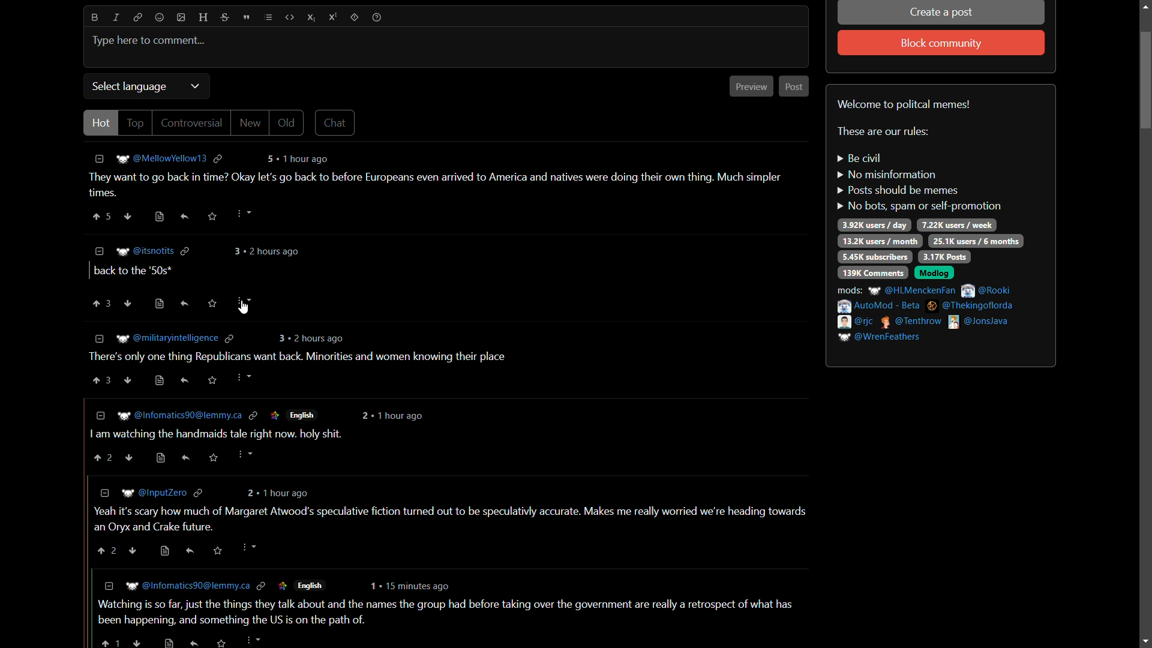 This screenshot has height=648, width=1152. What do you see at coordinates (117, 17) in the screenshot?
I see `italic` at bounding box center [117, 17].